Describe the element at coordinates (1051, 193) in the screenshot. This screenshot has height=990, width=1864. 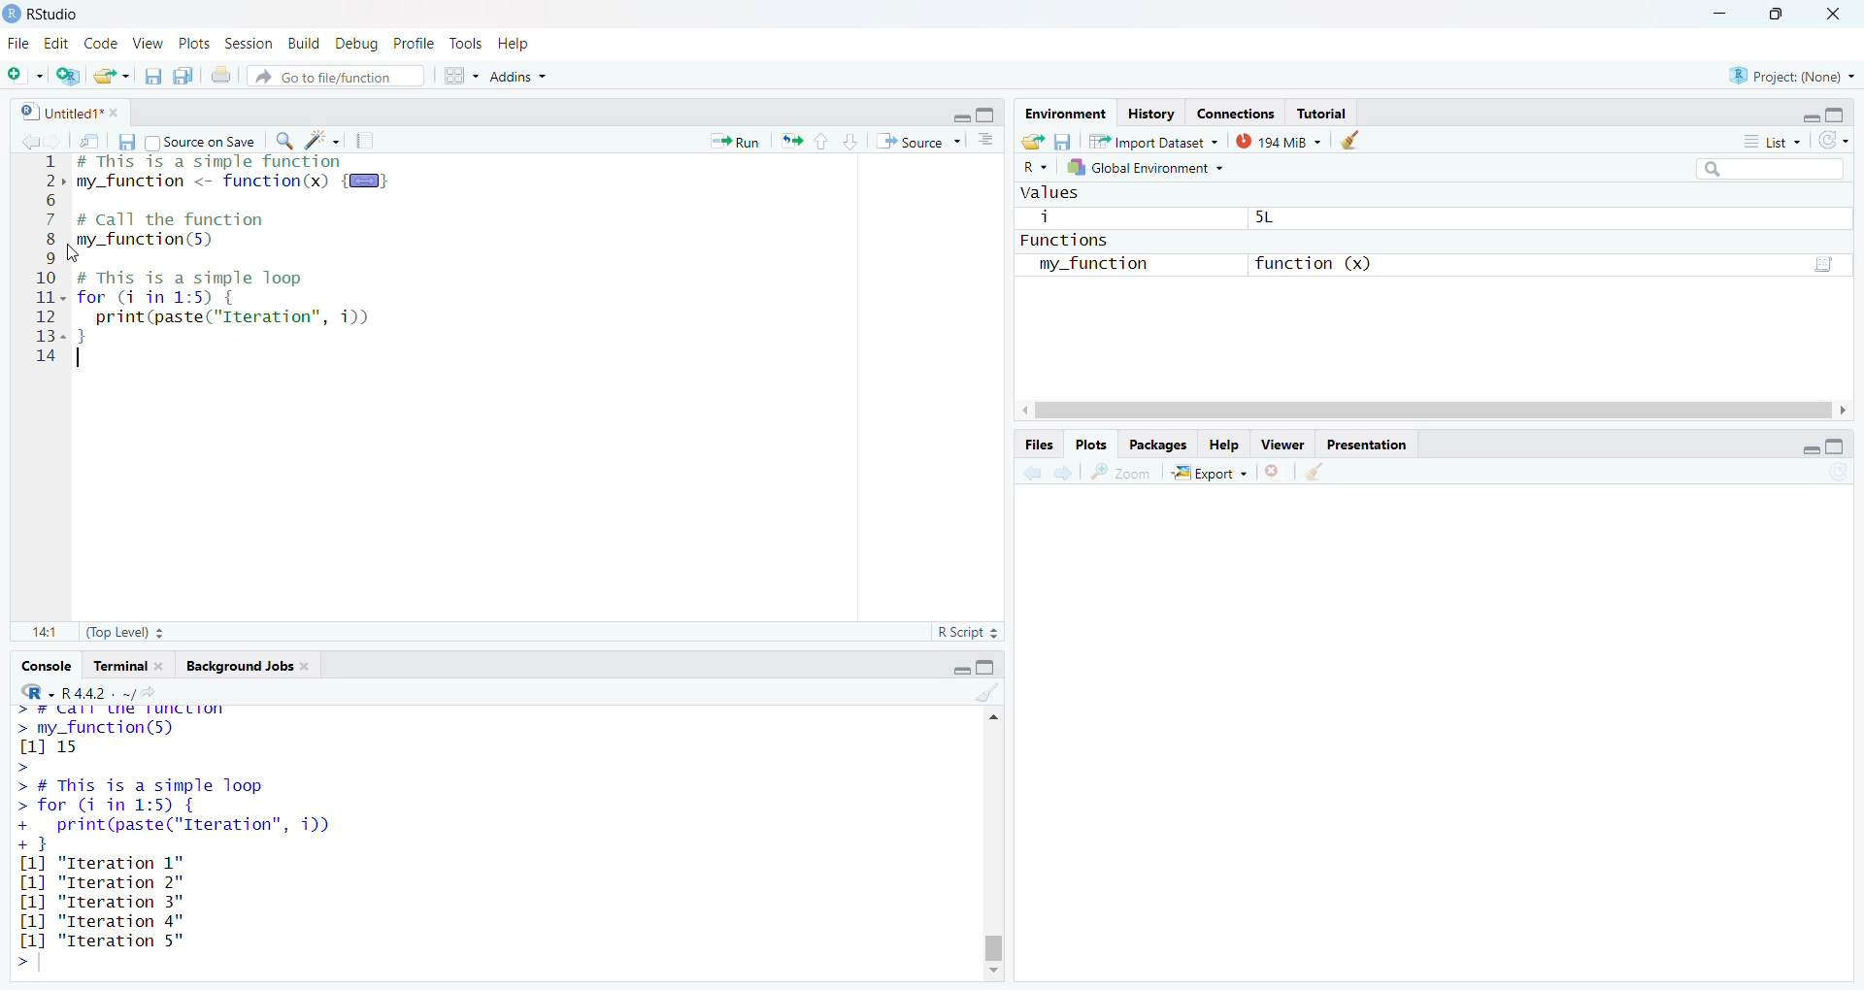
I see `values` at that location.